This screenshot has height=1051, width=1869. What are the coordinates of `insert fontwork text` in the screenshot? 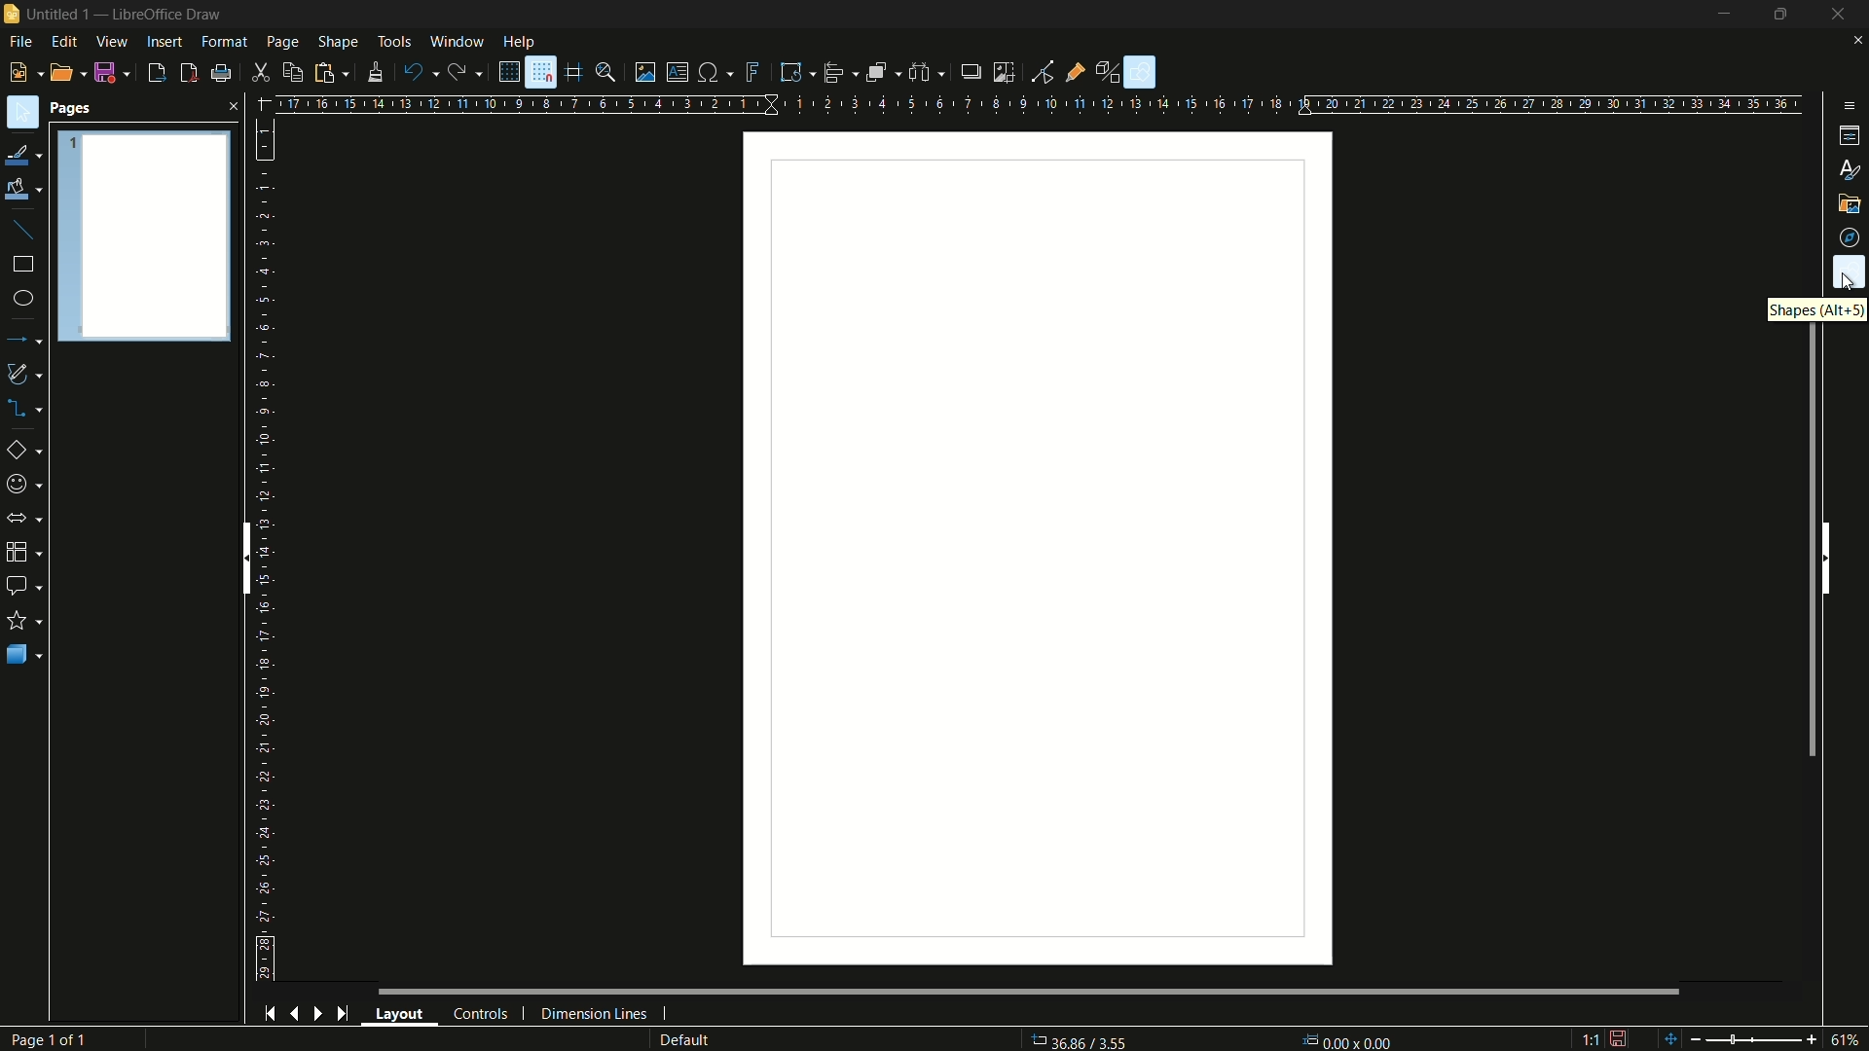 It's located at (754, 72).